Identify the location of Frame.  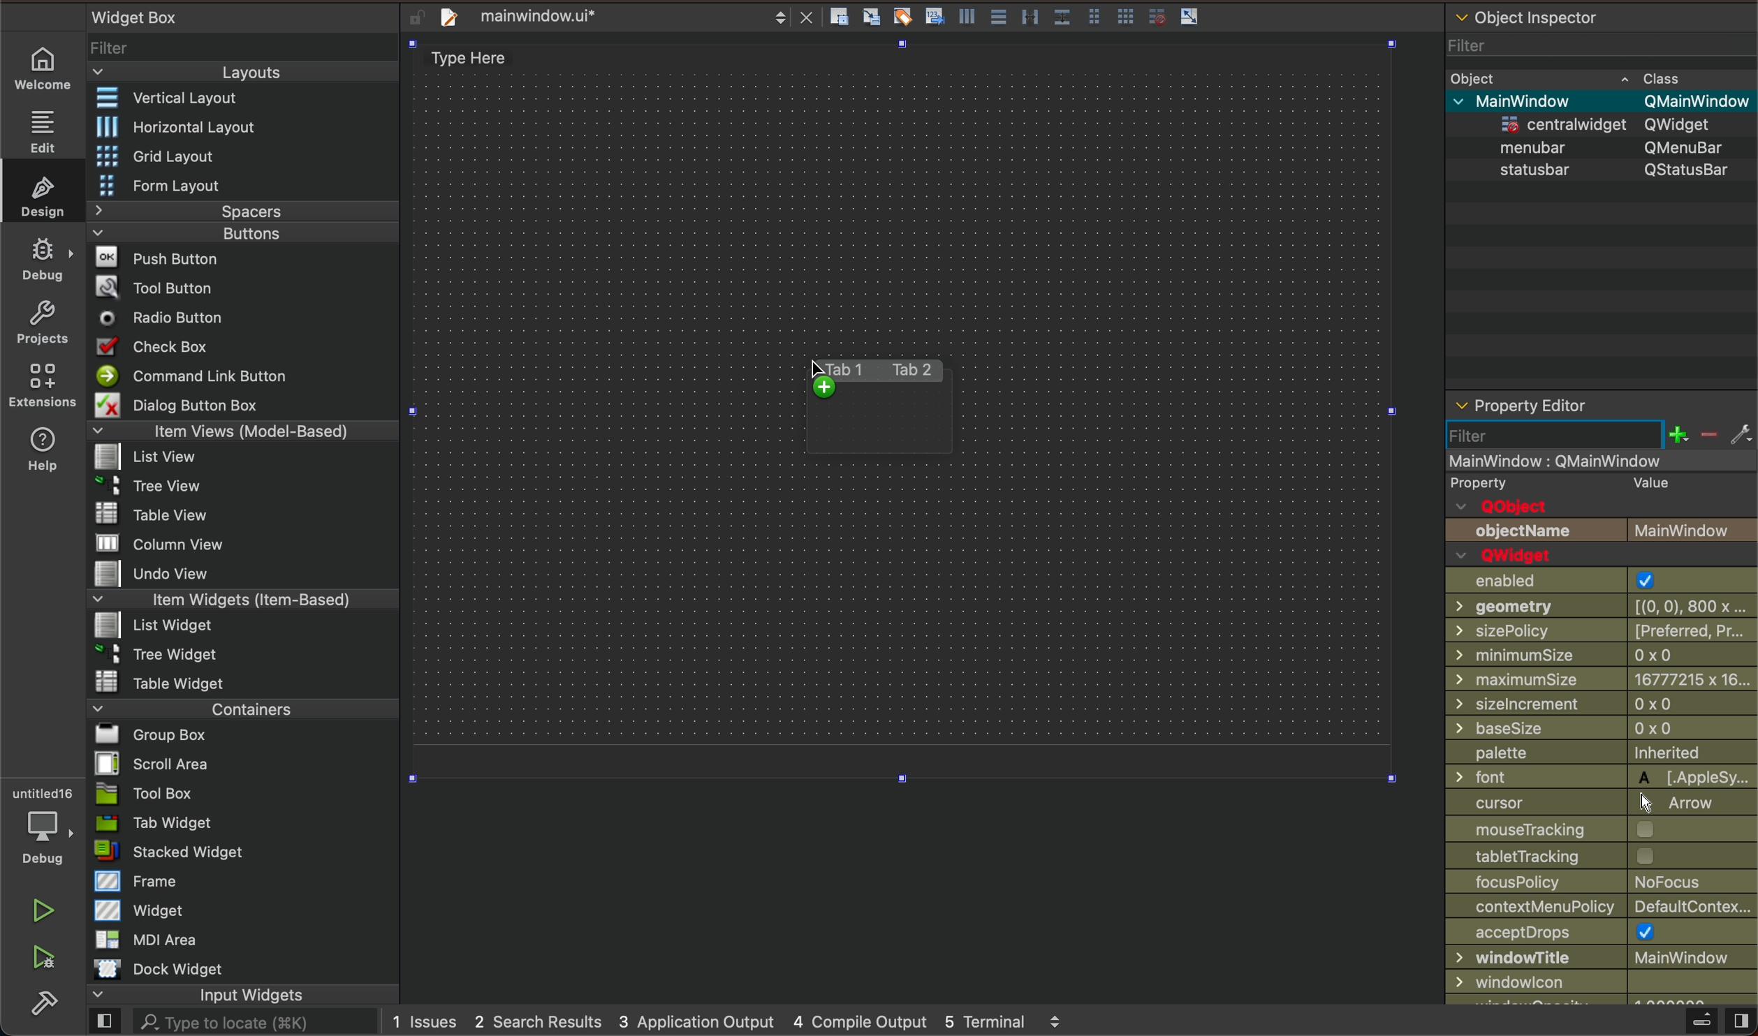
(129, 881).